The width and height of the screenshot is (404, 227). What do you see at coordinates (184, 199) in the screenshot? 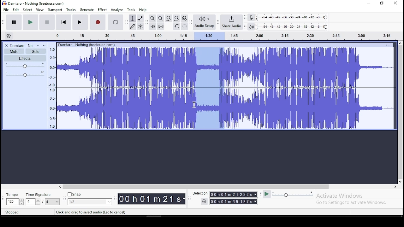
I see `drop down` at bounding box center [184, 199].